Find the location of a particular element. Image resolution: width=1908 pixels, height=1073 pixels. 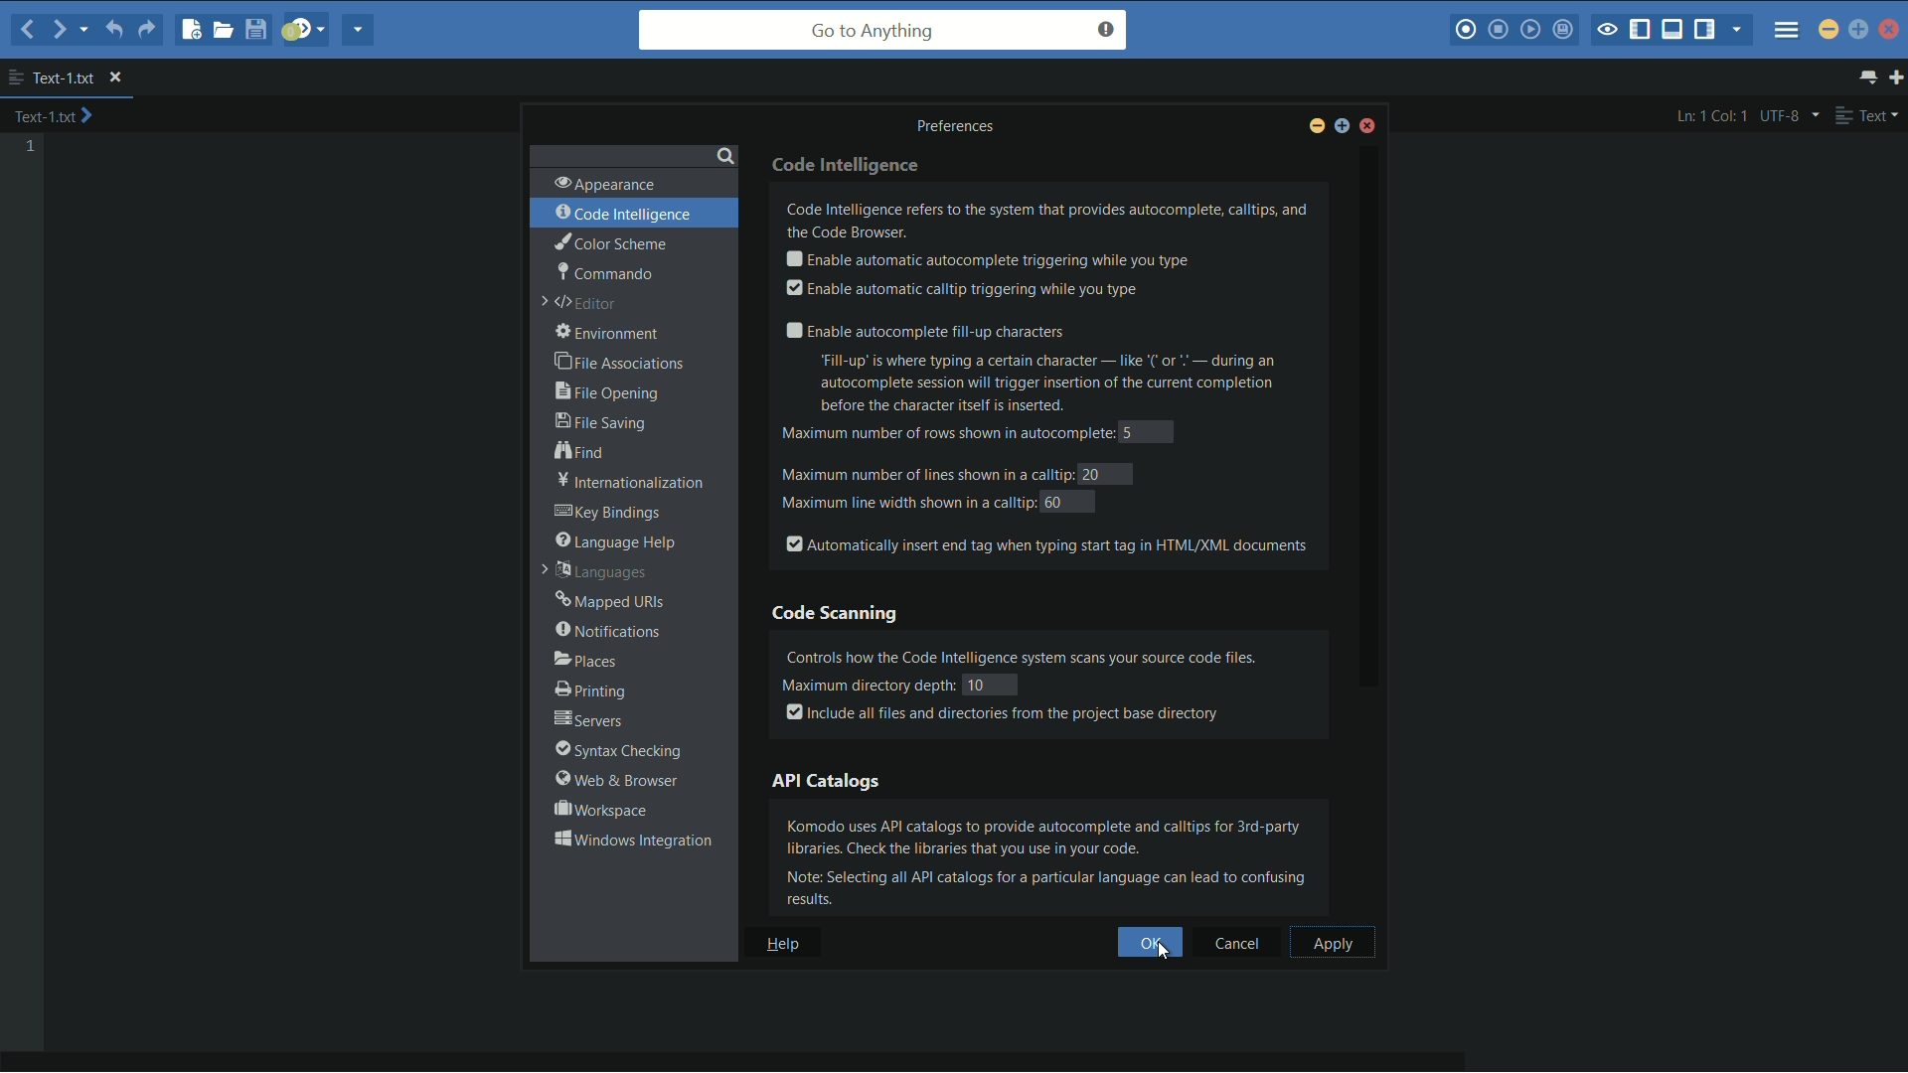

editor is located at coordinates (582, 304).